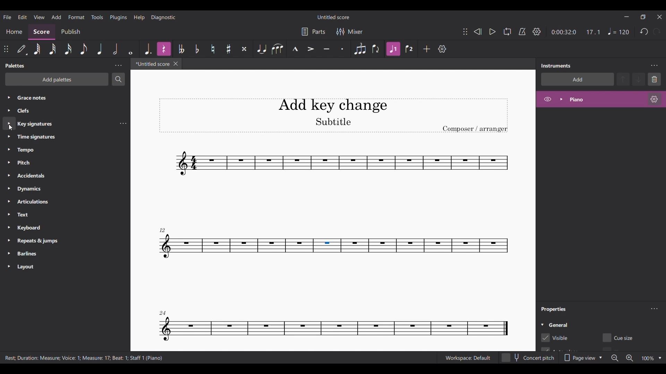  Describe the element at coordinates (100, 48) in the screenshot. I see `Quarter note` at that location.